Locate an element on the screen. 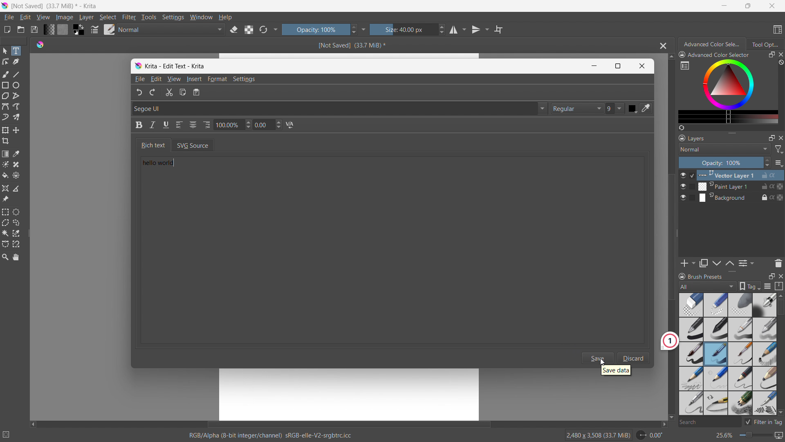 This screenshot has width=785, height=442. light nib pencil is located at coordinates (716, 379).